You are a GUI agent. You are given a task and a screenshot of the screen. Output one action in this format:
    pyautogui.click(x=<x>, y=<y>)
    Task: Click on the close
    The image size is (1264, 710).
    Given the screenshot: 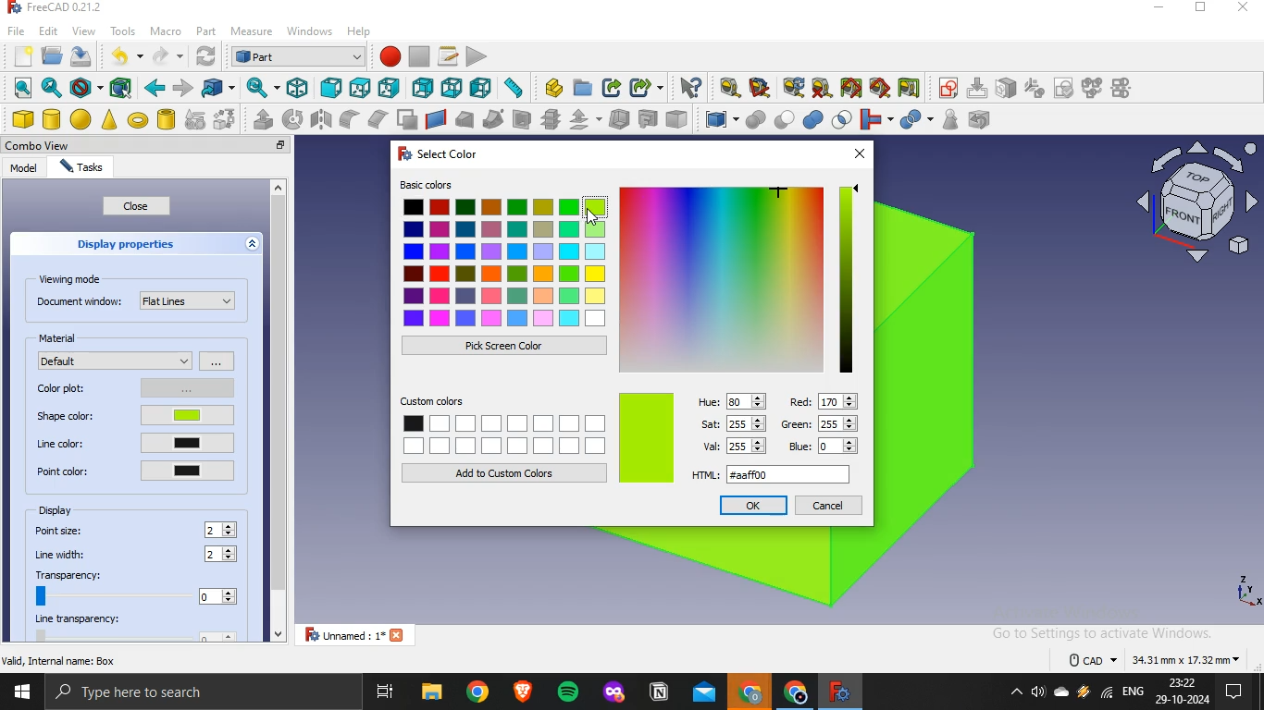 What is the action you would take?
    pyautogui.click(x=1245, y=8)
    